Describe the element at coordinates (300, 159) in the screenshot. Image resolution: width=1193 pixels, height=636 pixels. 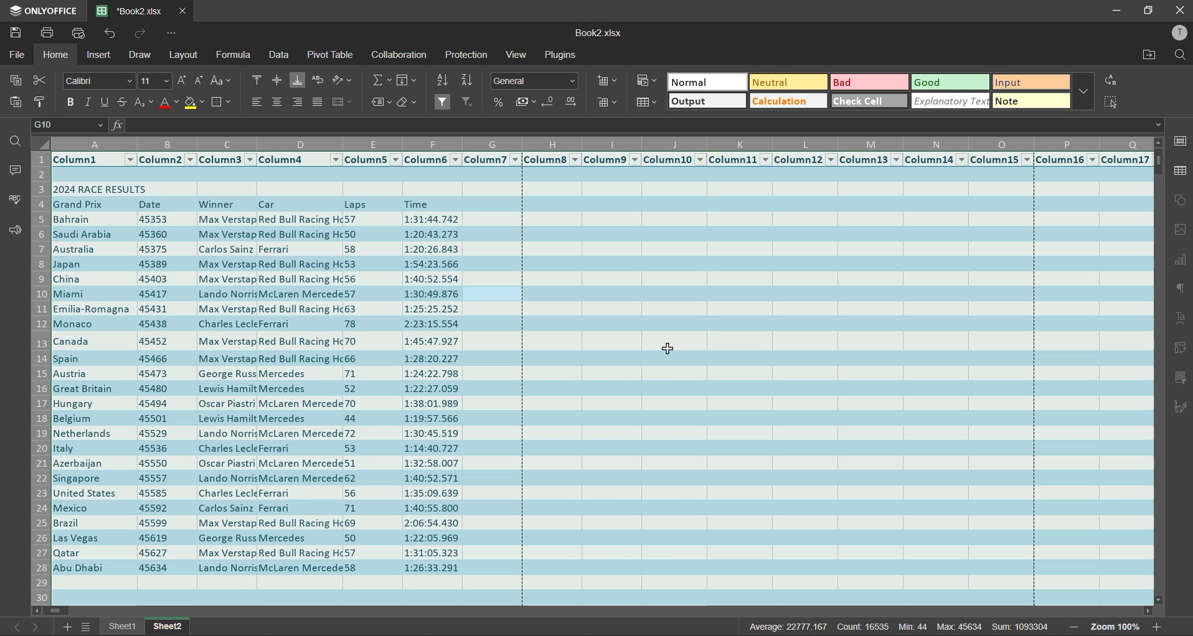
I see `Column ` at that location.